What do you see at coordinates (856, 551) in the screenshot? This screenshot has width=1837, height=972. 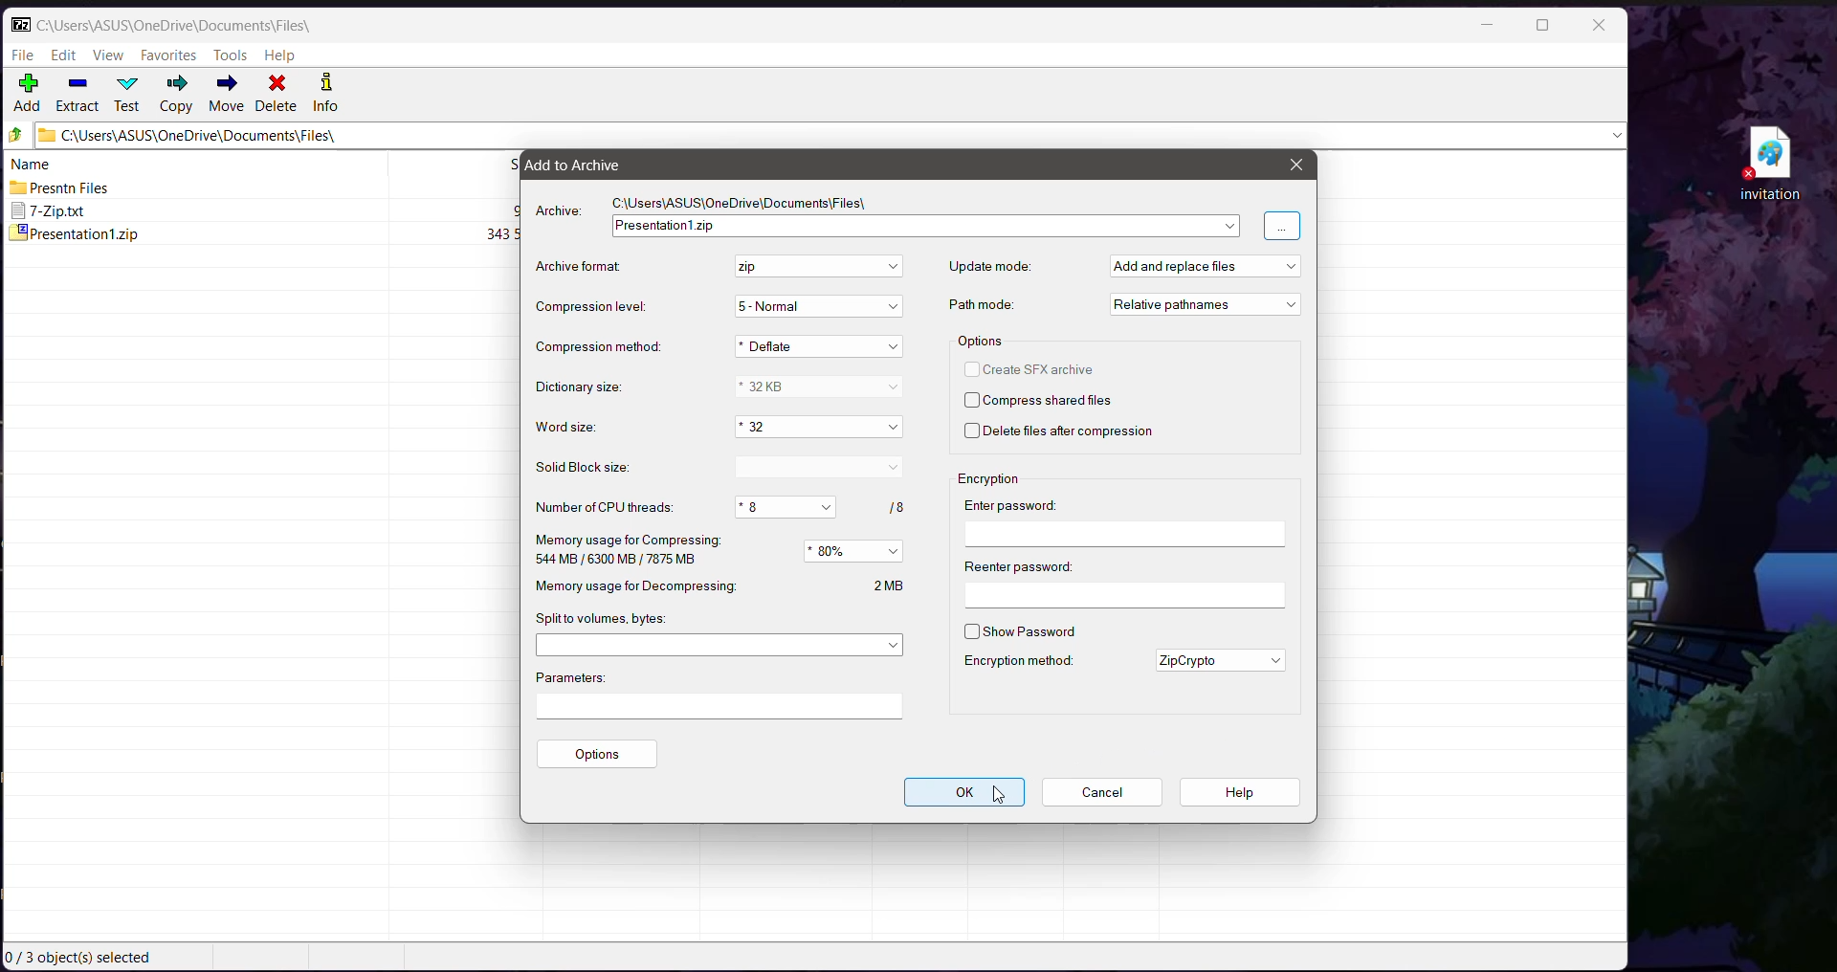 I see `Set the memory usage for Compressing in precentage` at bounding box center [856, 551].